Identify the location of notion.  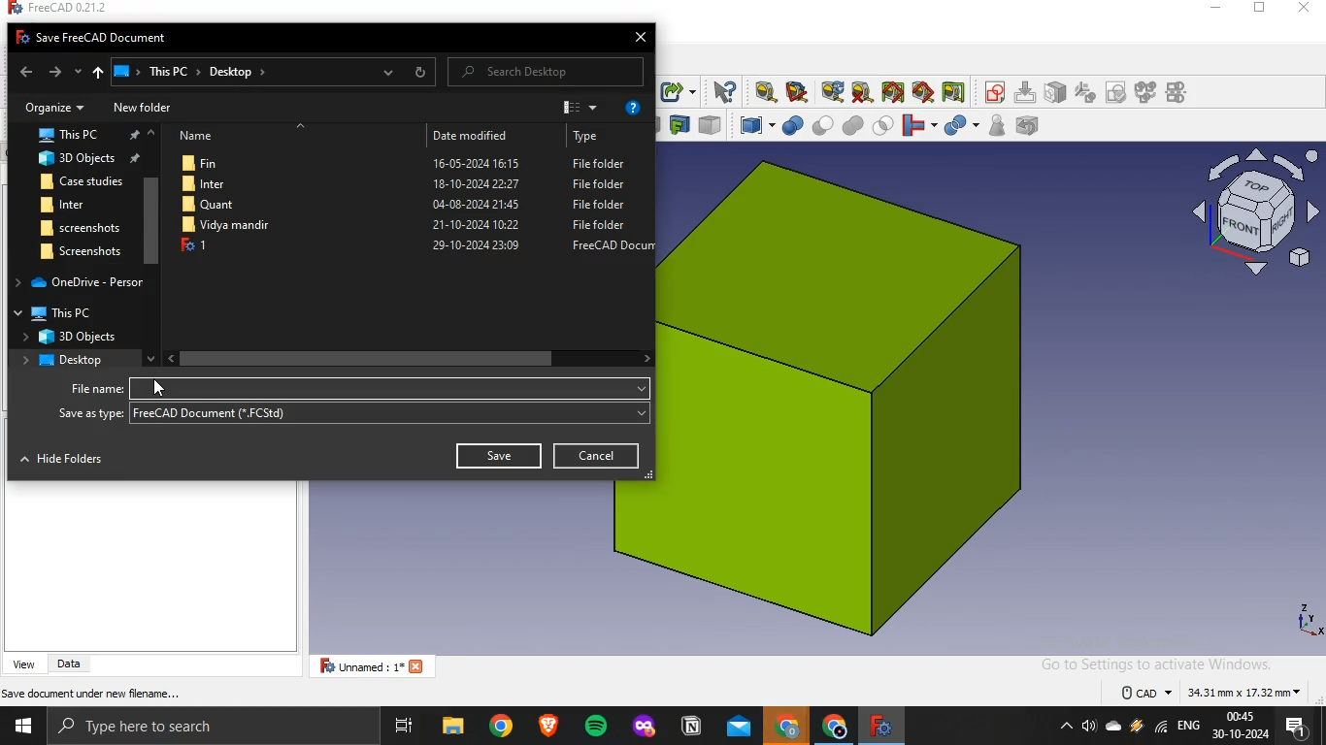
(692, 726).